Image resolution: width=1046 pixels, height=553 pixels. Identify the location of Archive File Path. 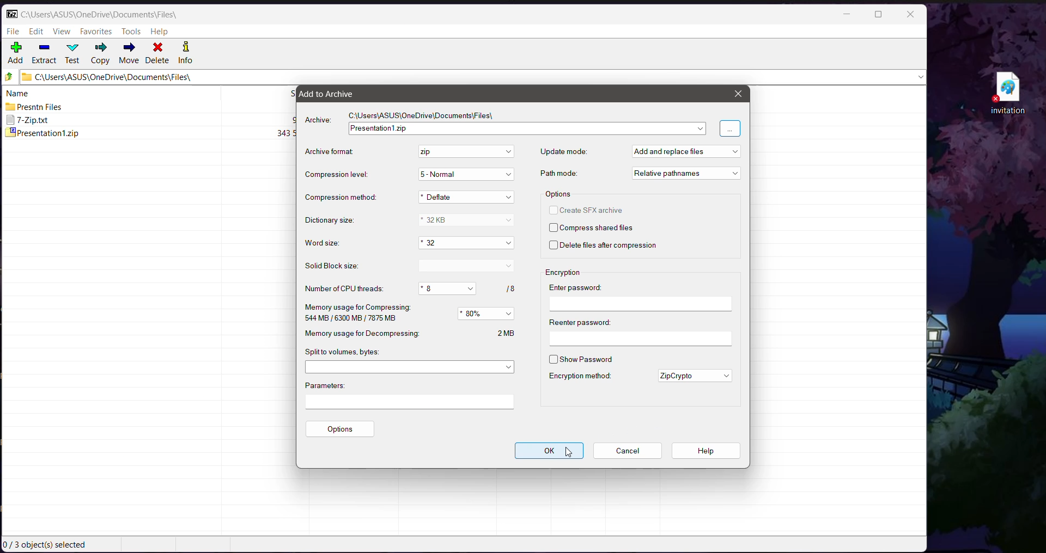
(427, 114).